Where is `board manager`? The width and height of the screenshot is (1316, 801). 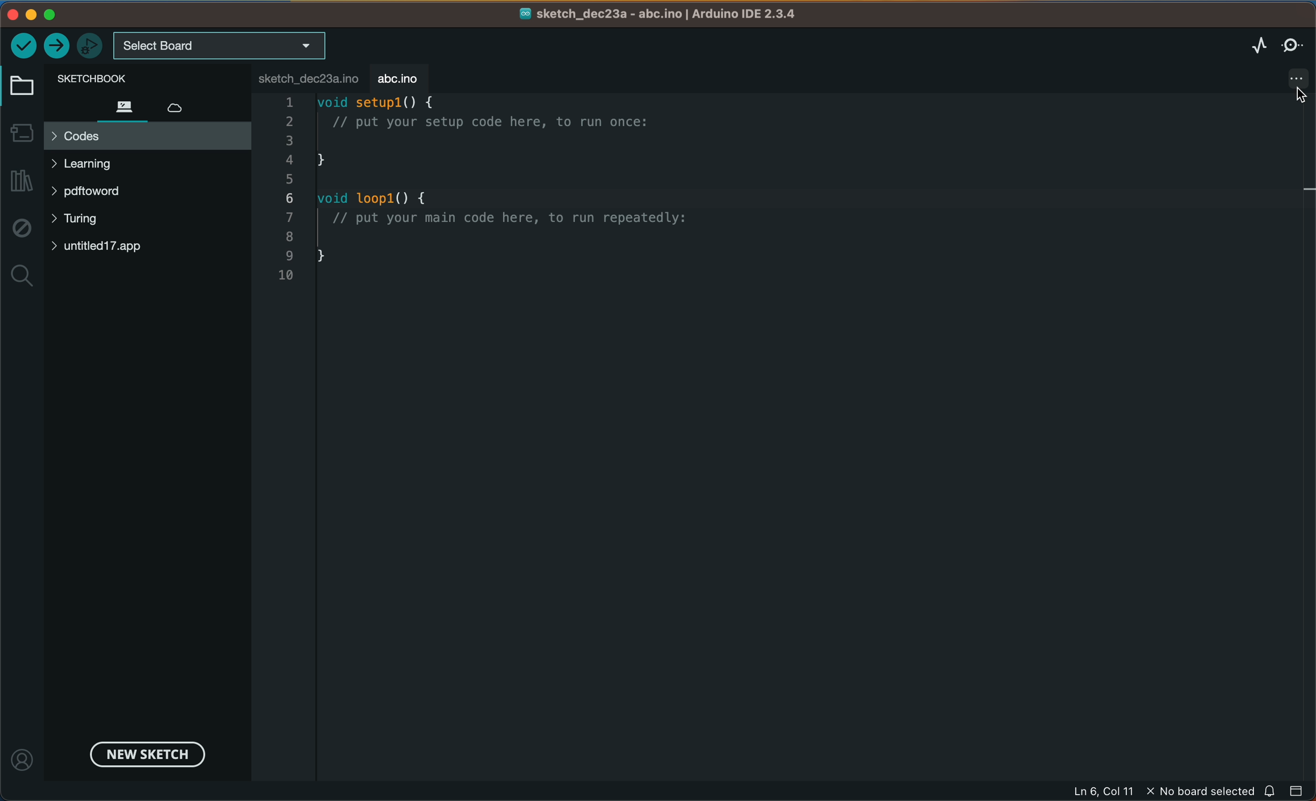 board manager is located at coordinates (22, 132).